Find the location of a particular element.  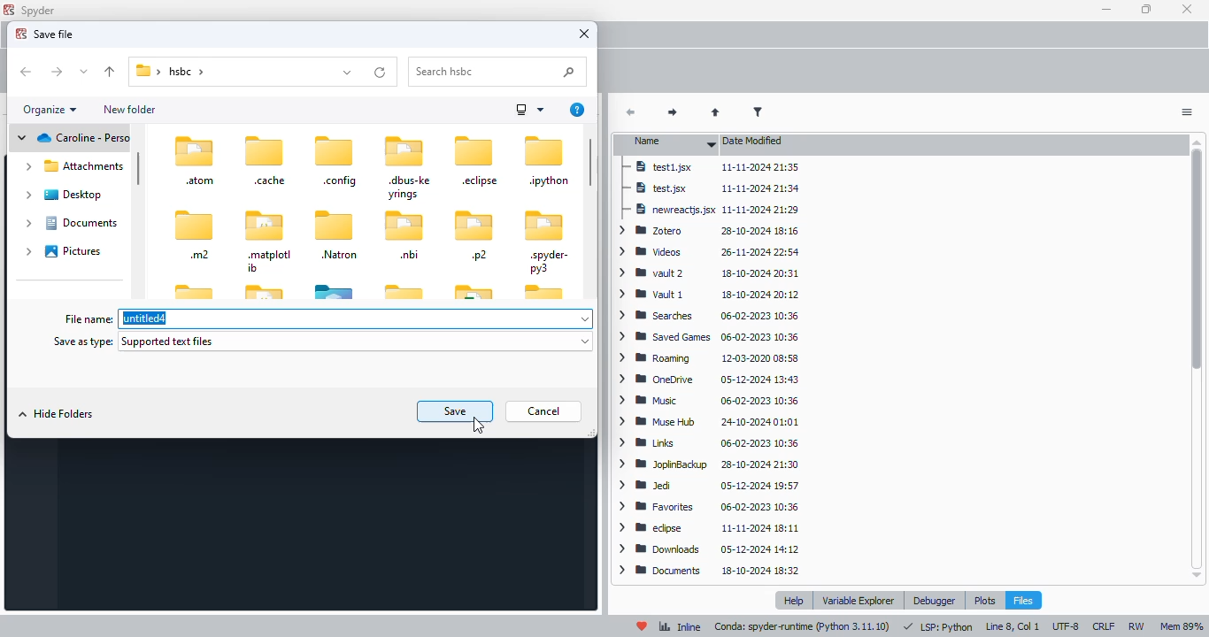

spyder is located at coordinates (39, 11).